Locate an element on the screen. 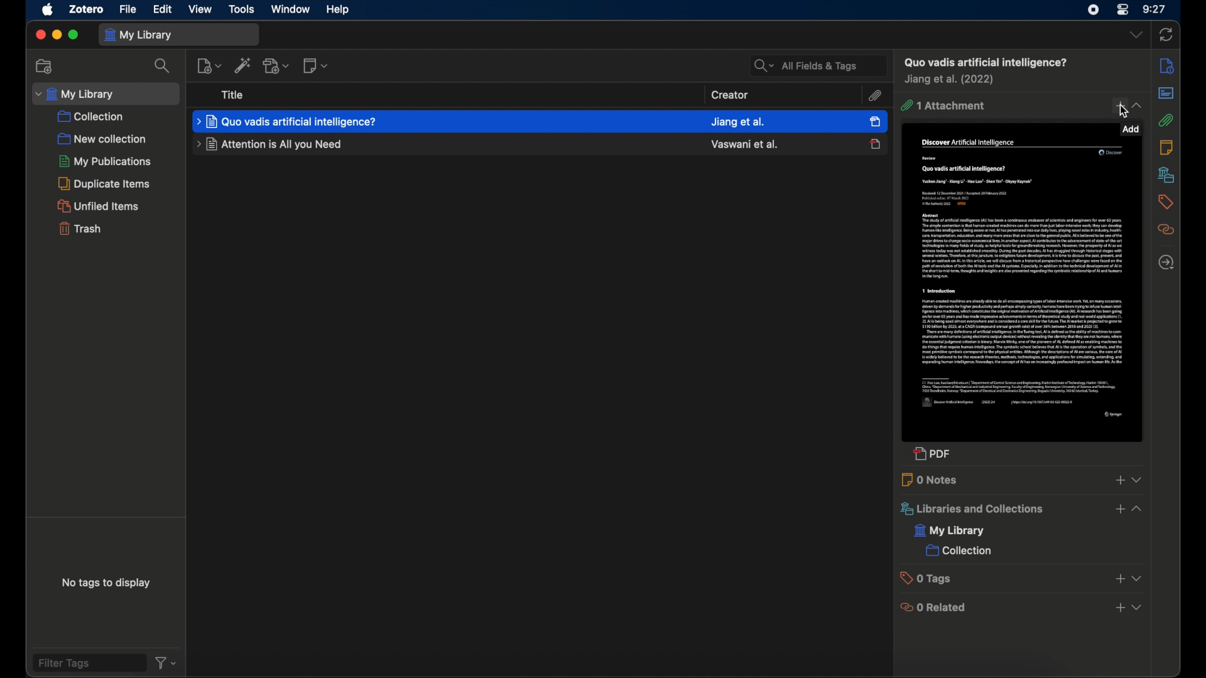 This screenshot has height=678, width=1206. add items by identifier is located at coordinates (242, 65).